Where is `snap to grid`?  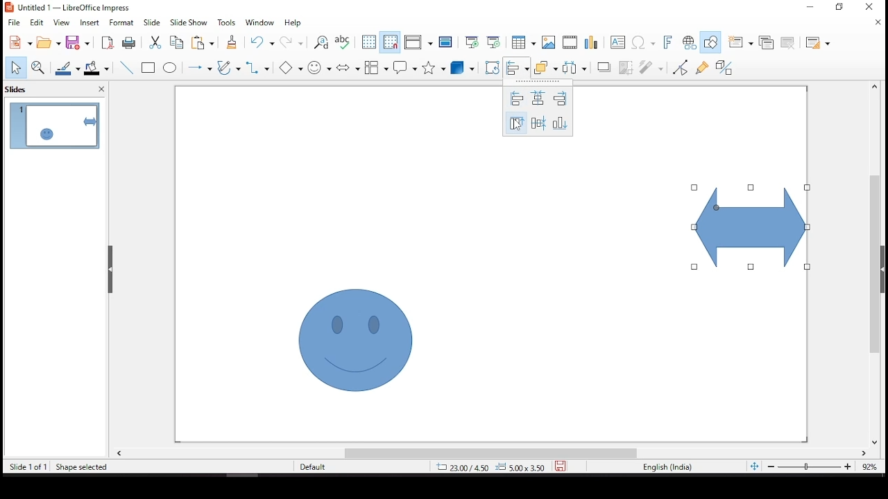 snap to grid is located at coordinates (391, 42).